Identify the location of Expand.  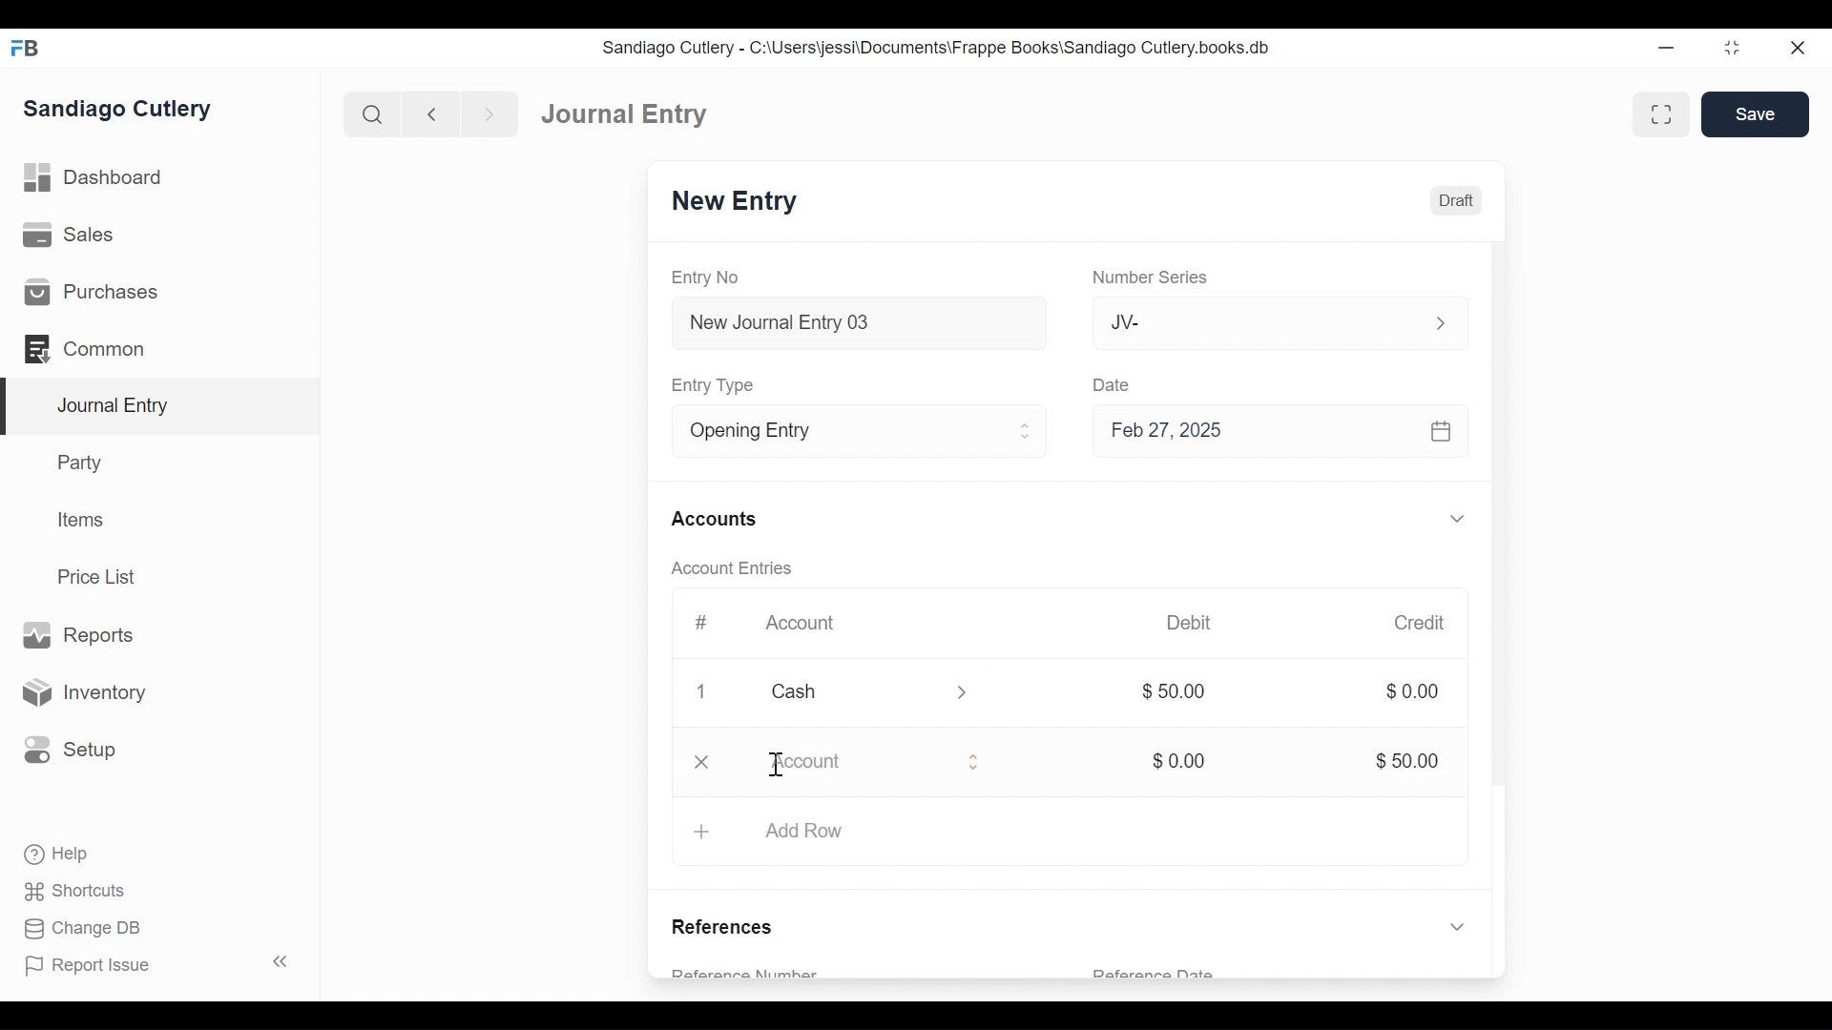
(1460, 518).